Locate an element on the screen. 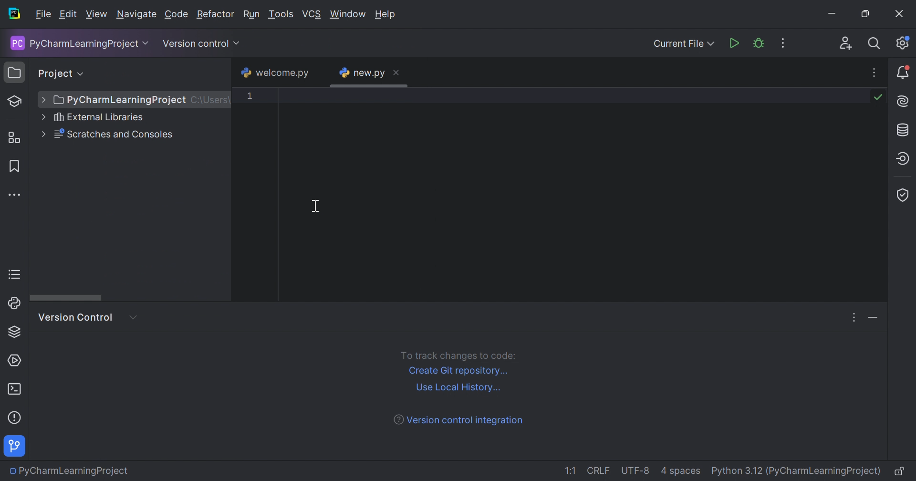 This screenshot has width=916, height=481. More is located at coordinates (134, 318).